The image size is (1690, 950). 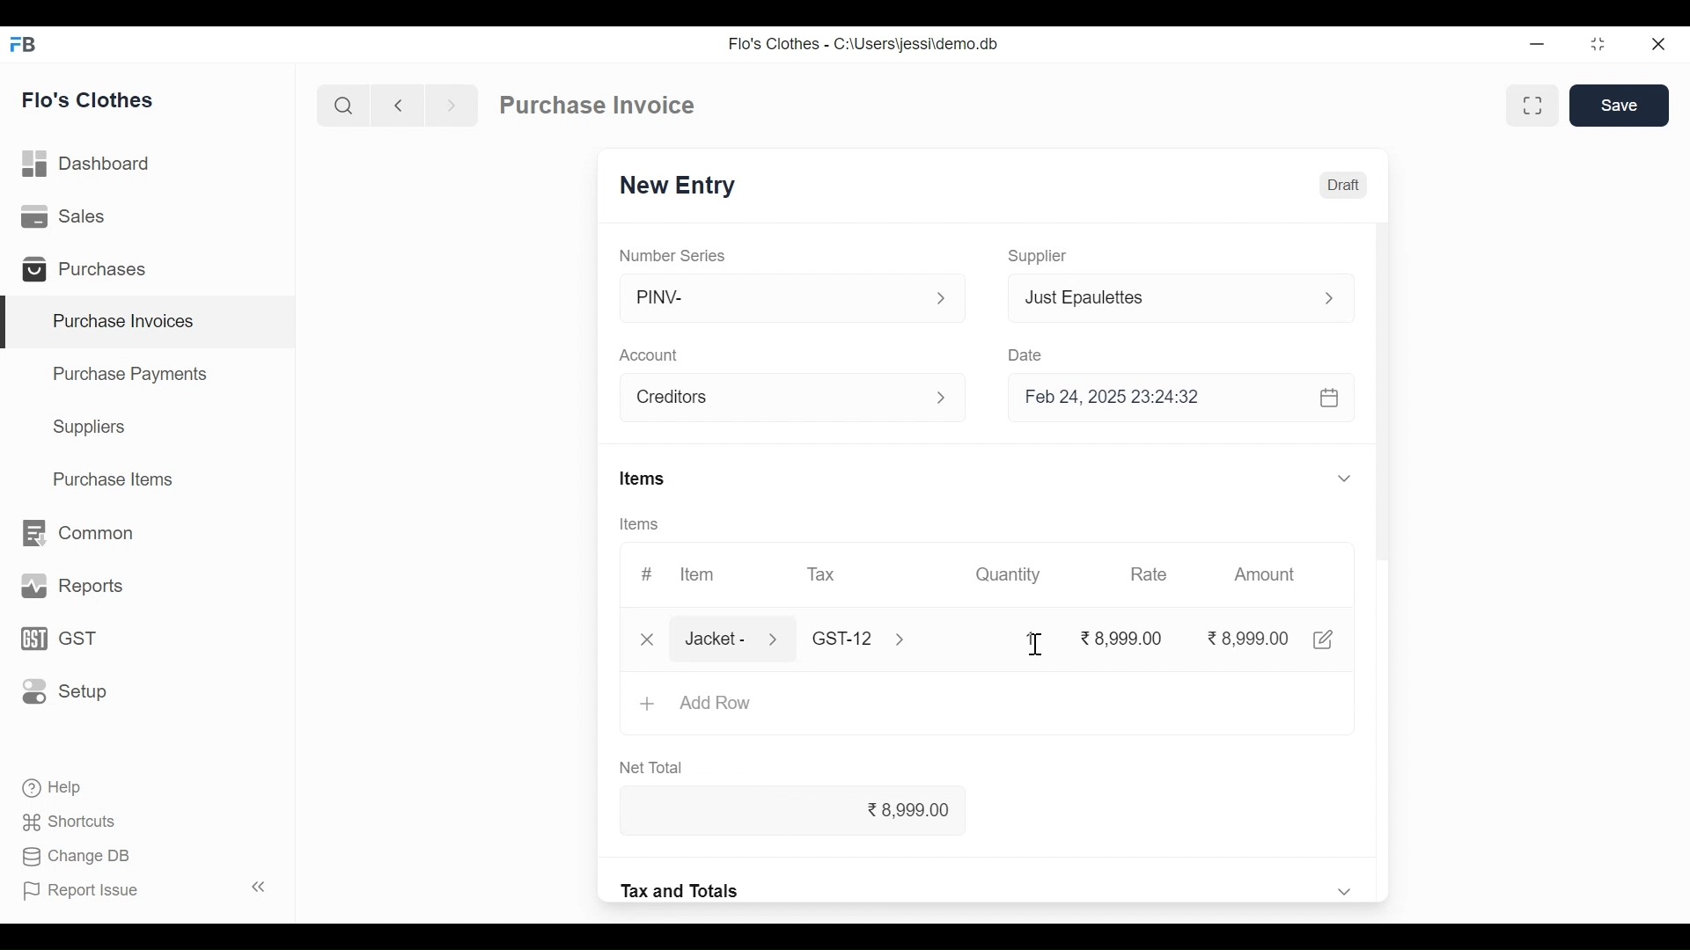 What do you see at coordinates (1246, 638) in the screenshot?
I see `8,999.00` at bounding box center [1246, 638].